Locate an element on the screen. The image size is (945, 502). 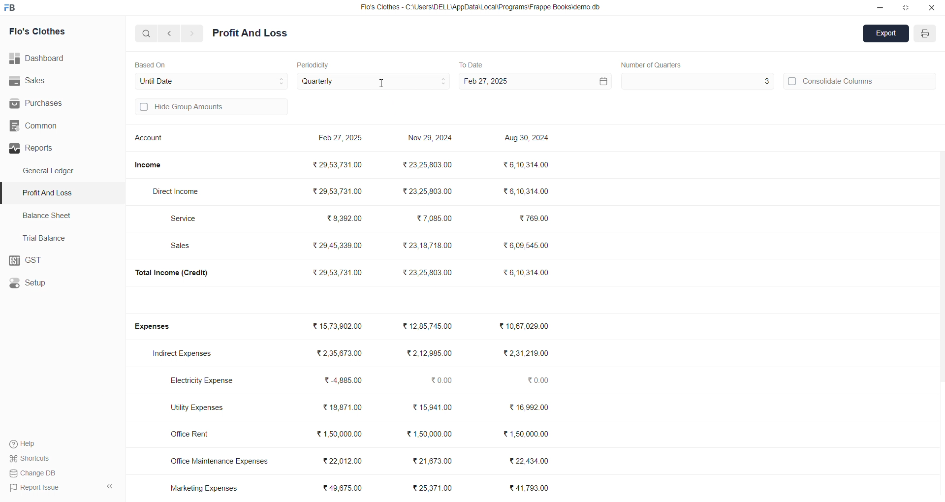
₹23,25803.00 is located at coordinates (429, 164).